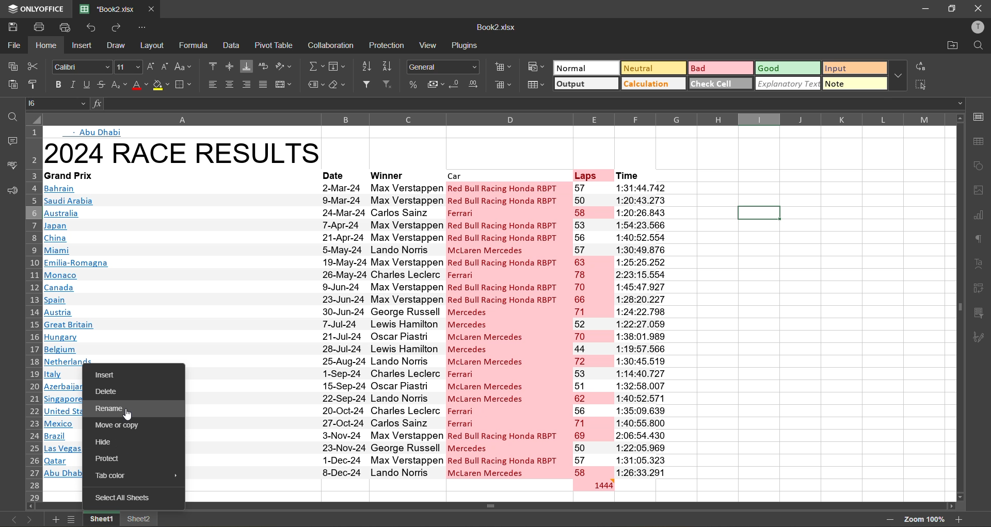 The image size is (991, 527). I want to click on call settings, so click(981, 117).